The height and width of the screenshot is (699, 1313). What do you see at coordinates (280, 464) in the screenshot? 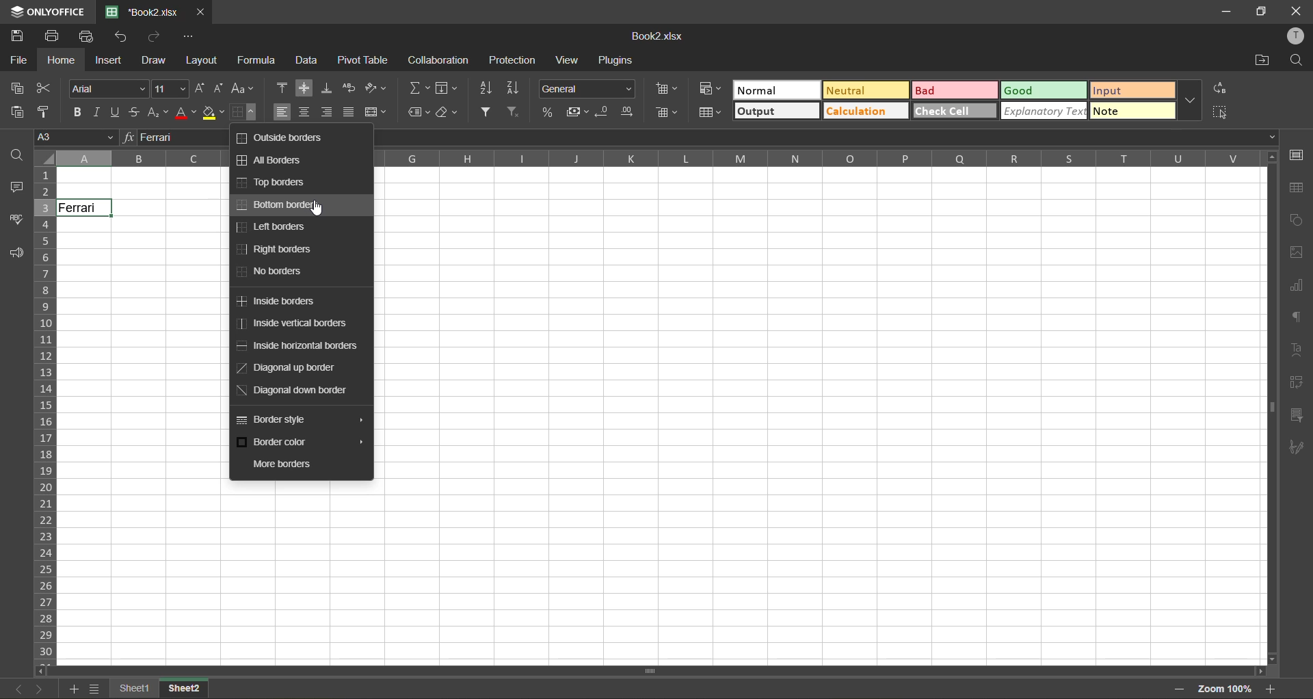
I see `more borders` at bounding box center [280, 464].